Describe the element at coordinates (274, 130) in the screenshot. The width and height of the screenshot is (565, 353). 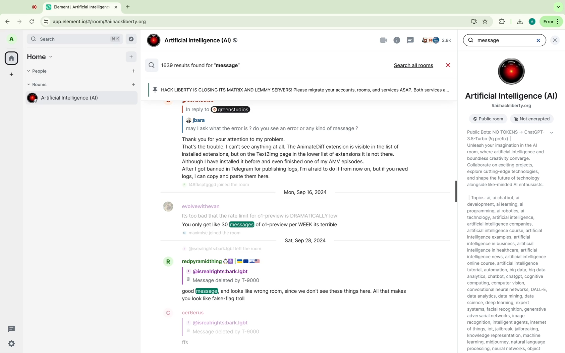
I see `message` at that location.